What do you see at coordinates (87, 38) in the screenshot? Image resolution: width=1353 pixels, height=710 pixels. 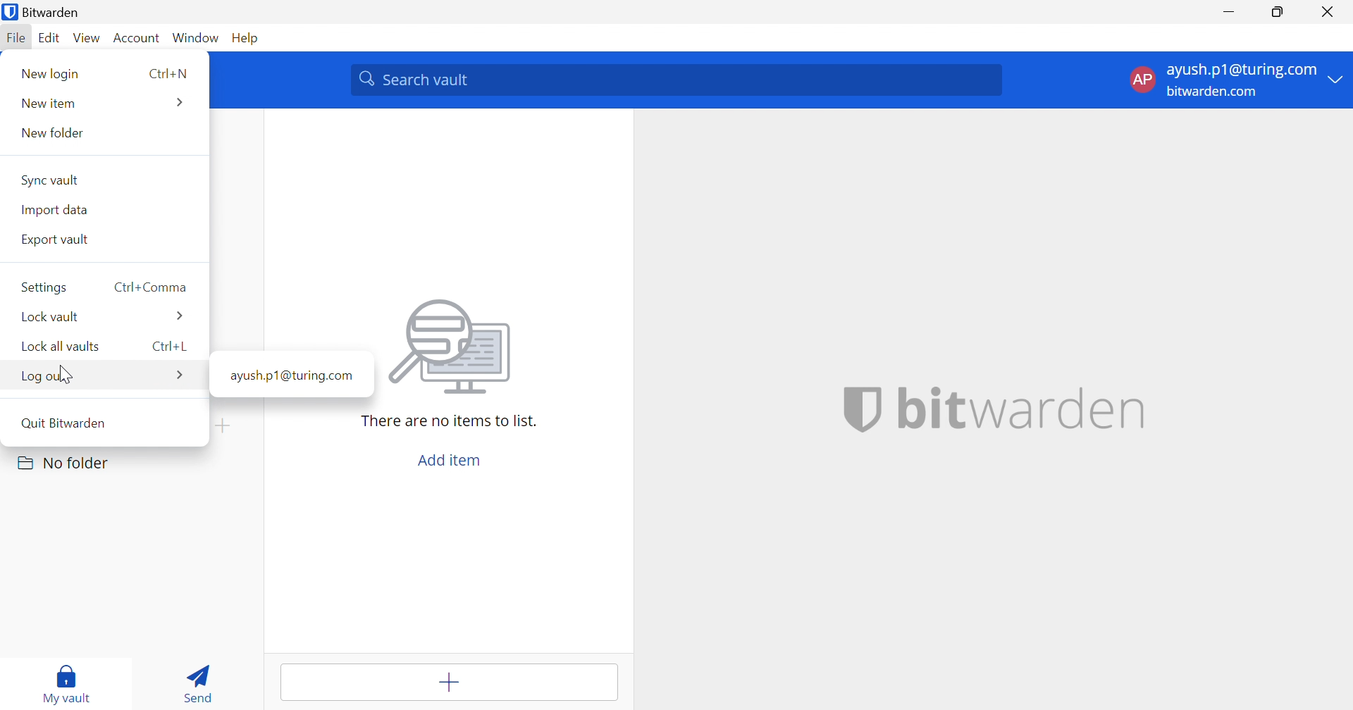 I see `View` at bounding box center [87, 38].